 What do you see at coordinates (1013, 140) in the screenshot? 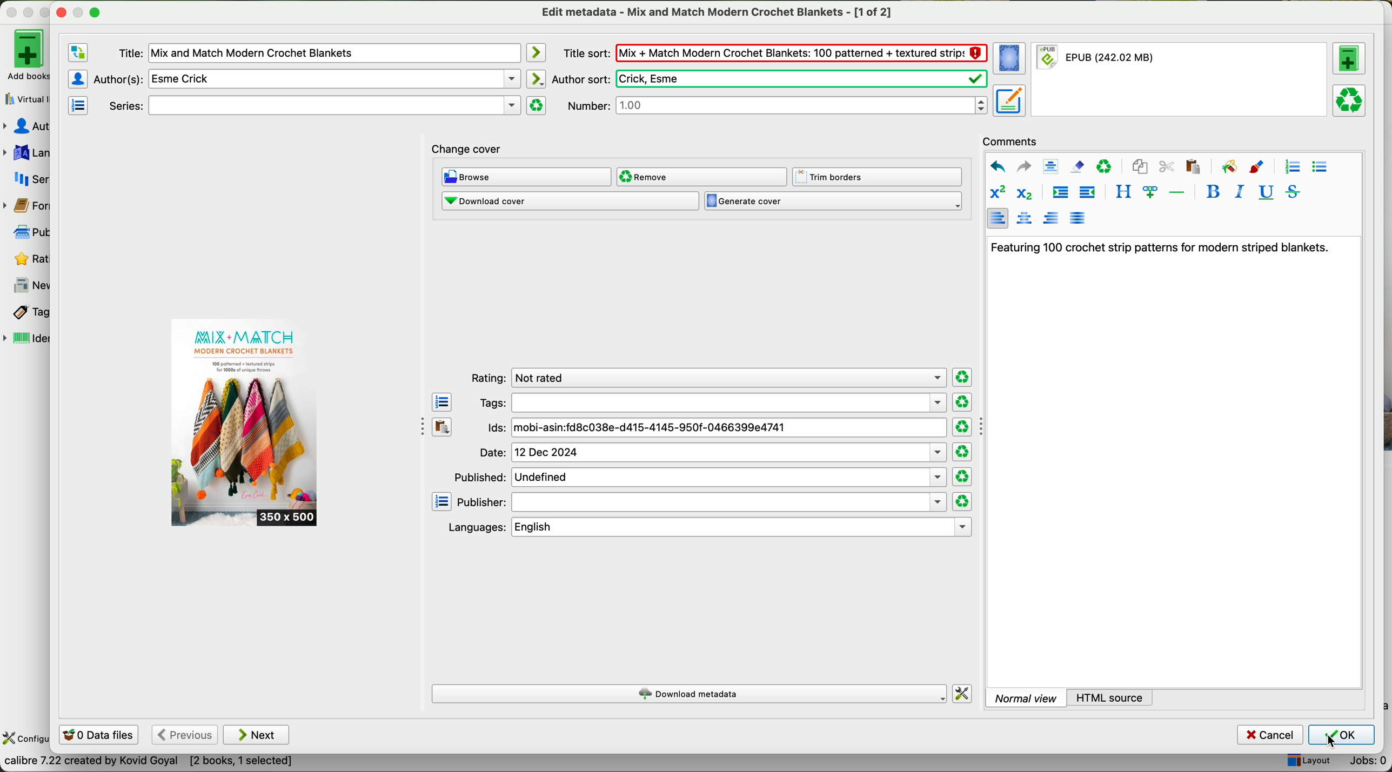
I see `comments` at bounding box center [1013, 140].